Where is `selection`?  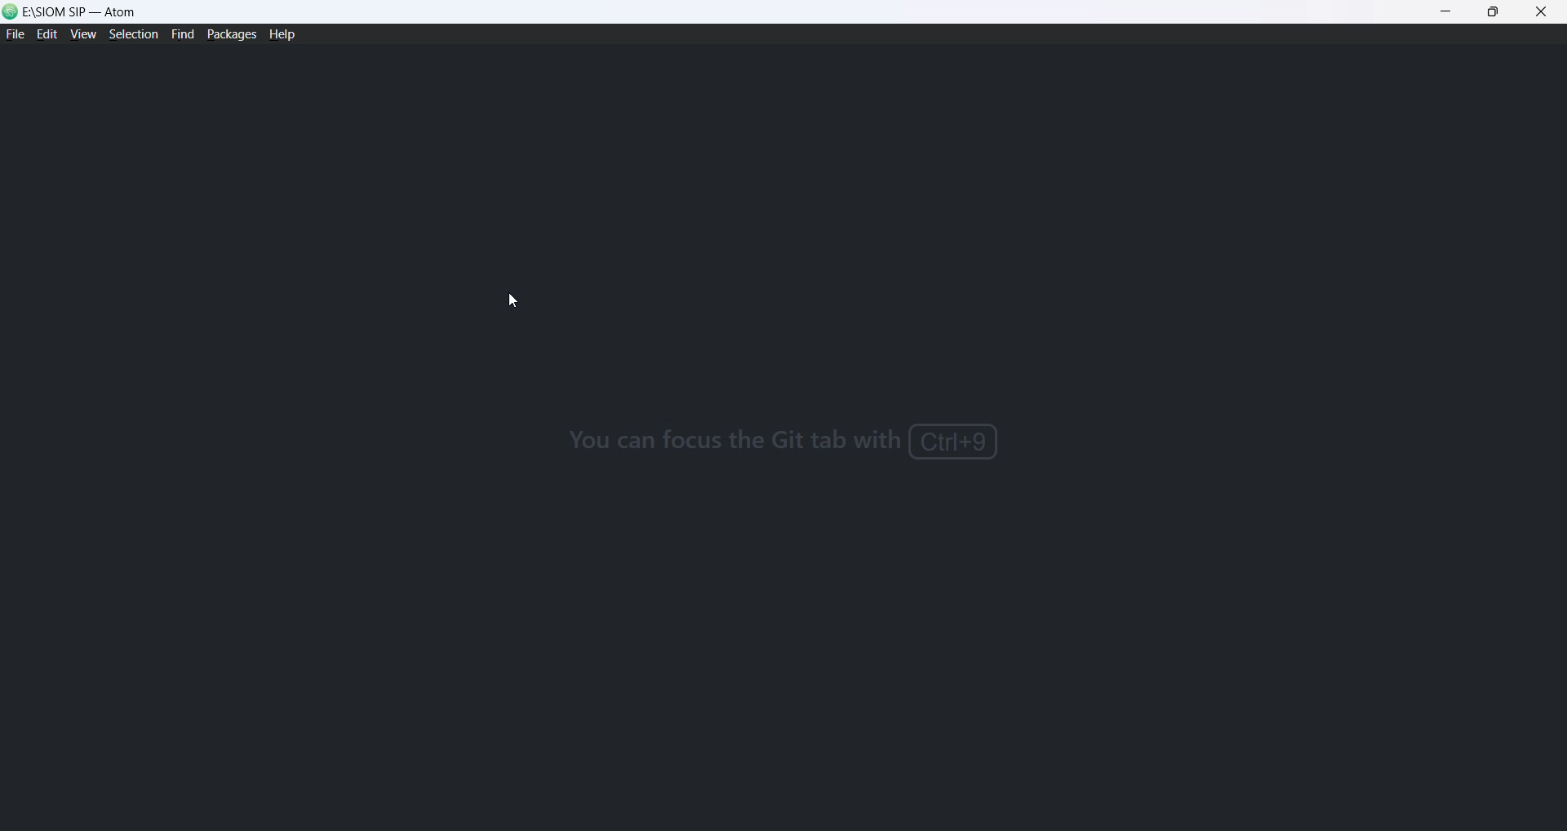 selection is located at coordinates (131, 36).